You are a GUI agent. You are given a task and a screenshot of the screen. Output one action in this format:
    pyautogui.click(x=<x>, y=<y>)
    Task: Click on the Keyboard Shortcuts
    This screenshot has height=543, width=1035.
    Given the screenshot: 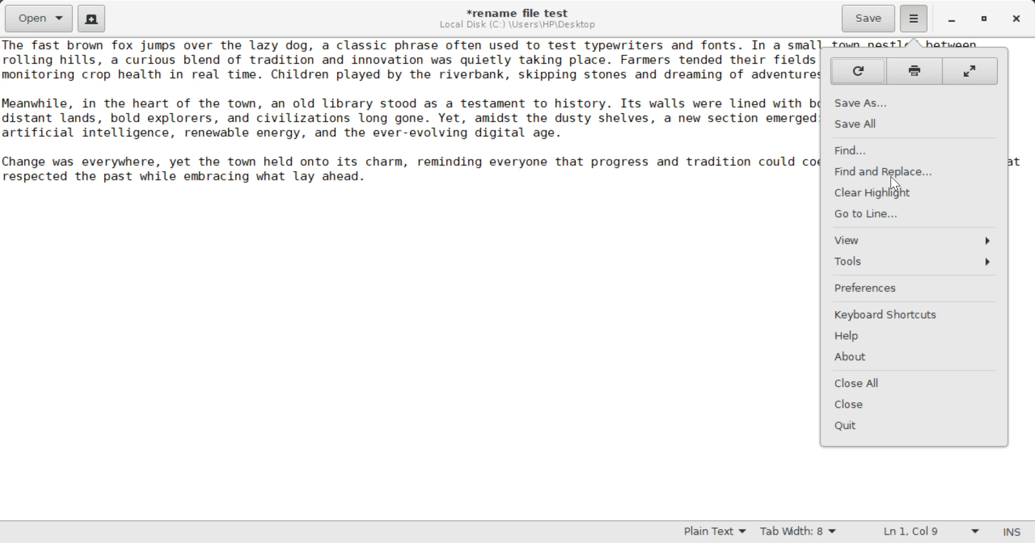 What is the action you would take?
    pyautogui.click(x=914, y=316)
    